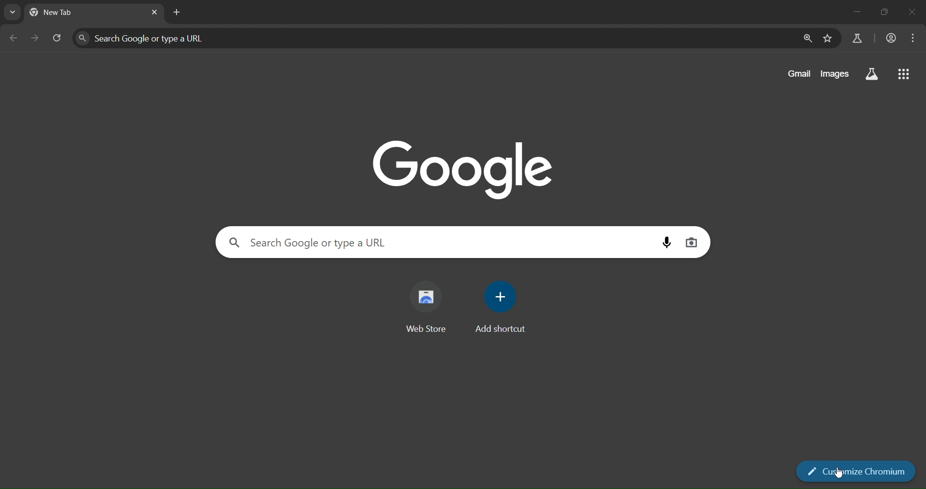 The image size is (926, 489). What do you see at coordinates (154, 12) in the screenshot?
I see `close tab` at bounding box center [154, 12].